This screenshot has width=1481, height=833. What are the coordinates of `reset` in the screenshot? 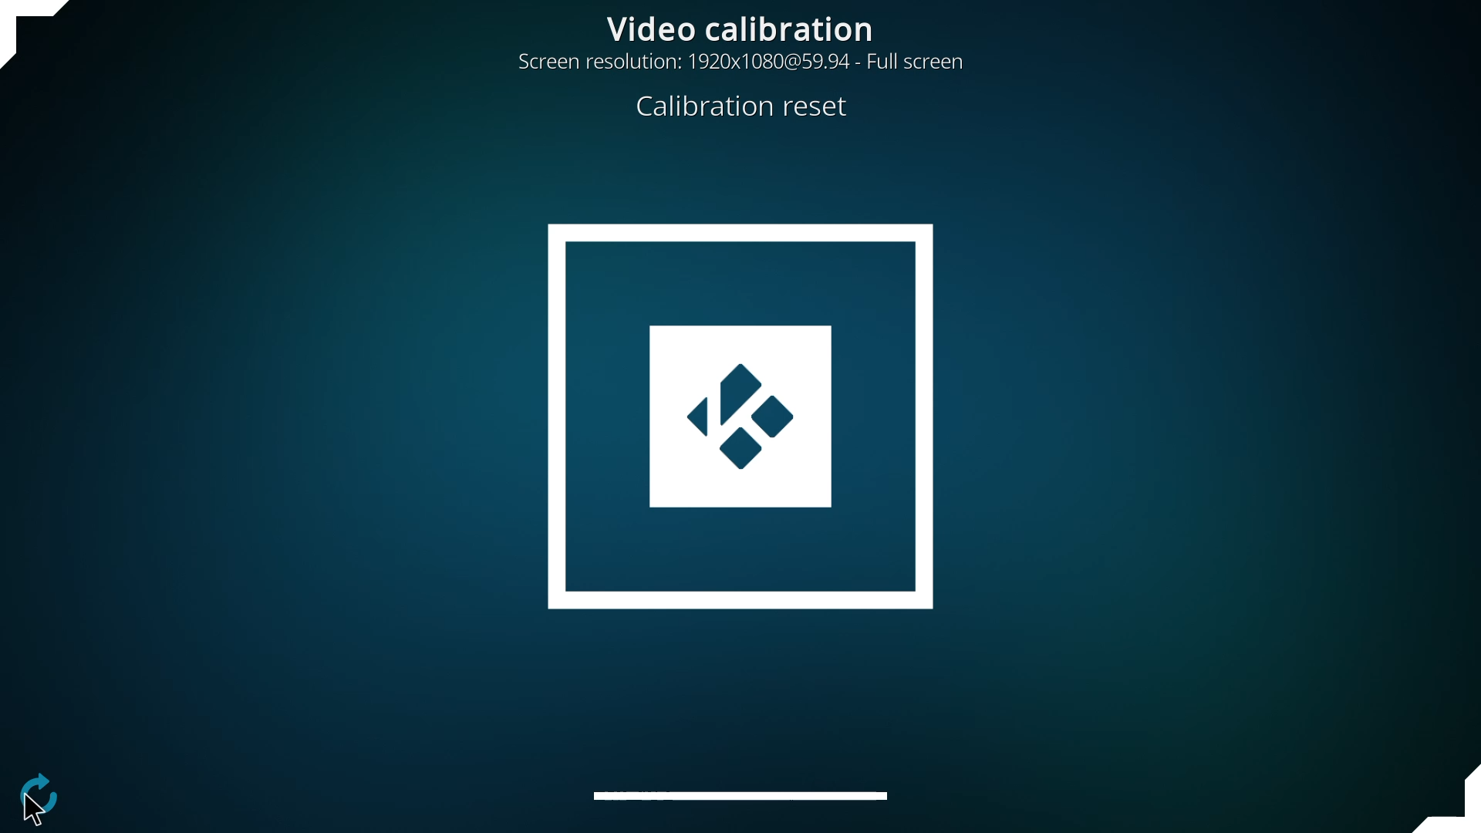 It's located at (748, 106).